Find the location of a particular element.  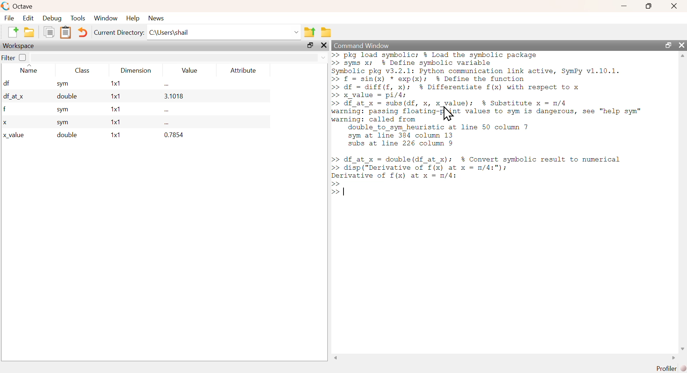

Command Window is located at coordinates (361, 46).